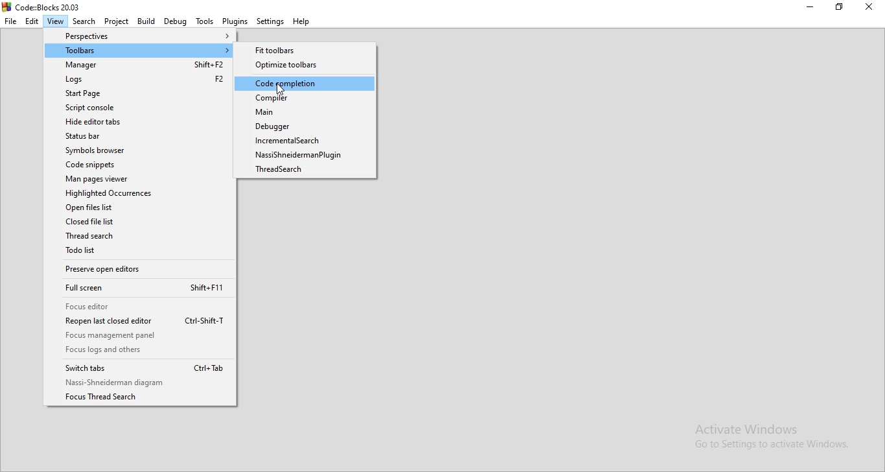  I want to click on Symbols browser, so click(138, 151).